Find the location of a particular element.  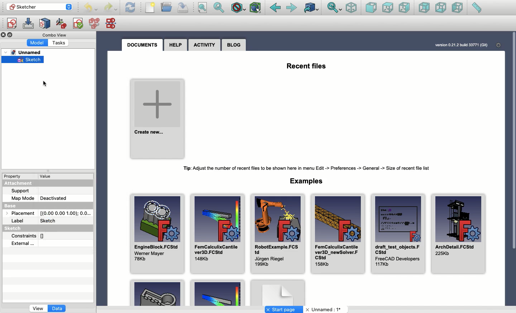

Top is located at coordinates (388, 8).